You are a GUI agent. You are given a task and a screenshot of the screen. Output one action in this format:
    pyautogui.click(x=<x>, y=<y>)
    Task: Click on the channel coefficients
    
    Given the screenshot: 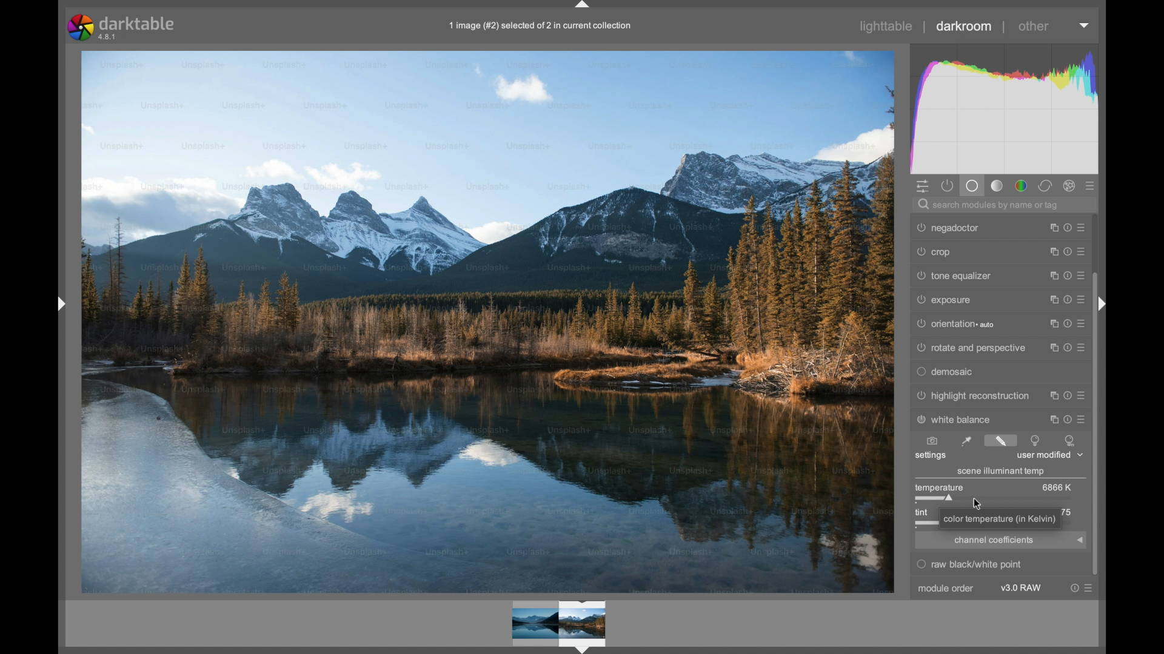 What is the action you would take?
    pyautogui.click(x=994, y=540)
    